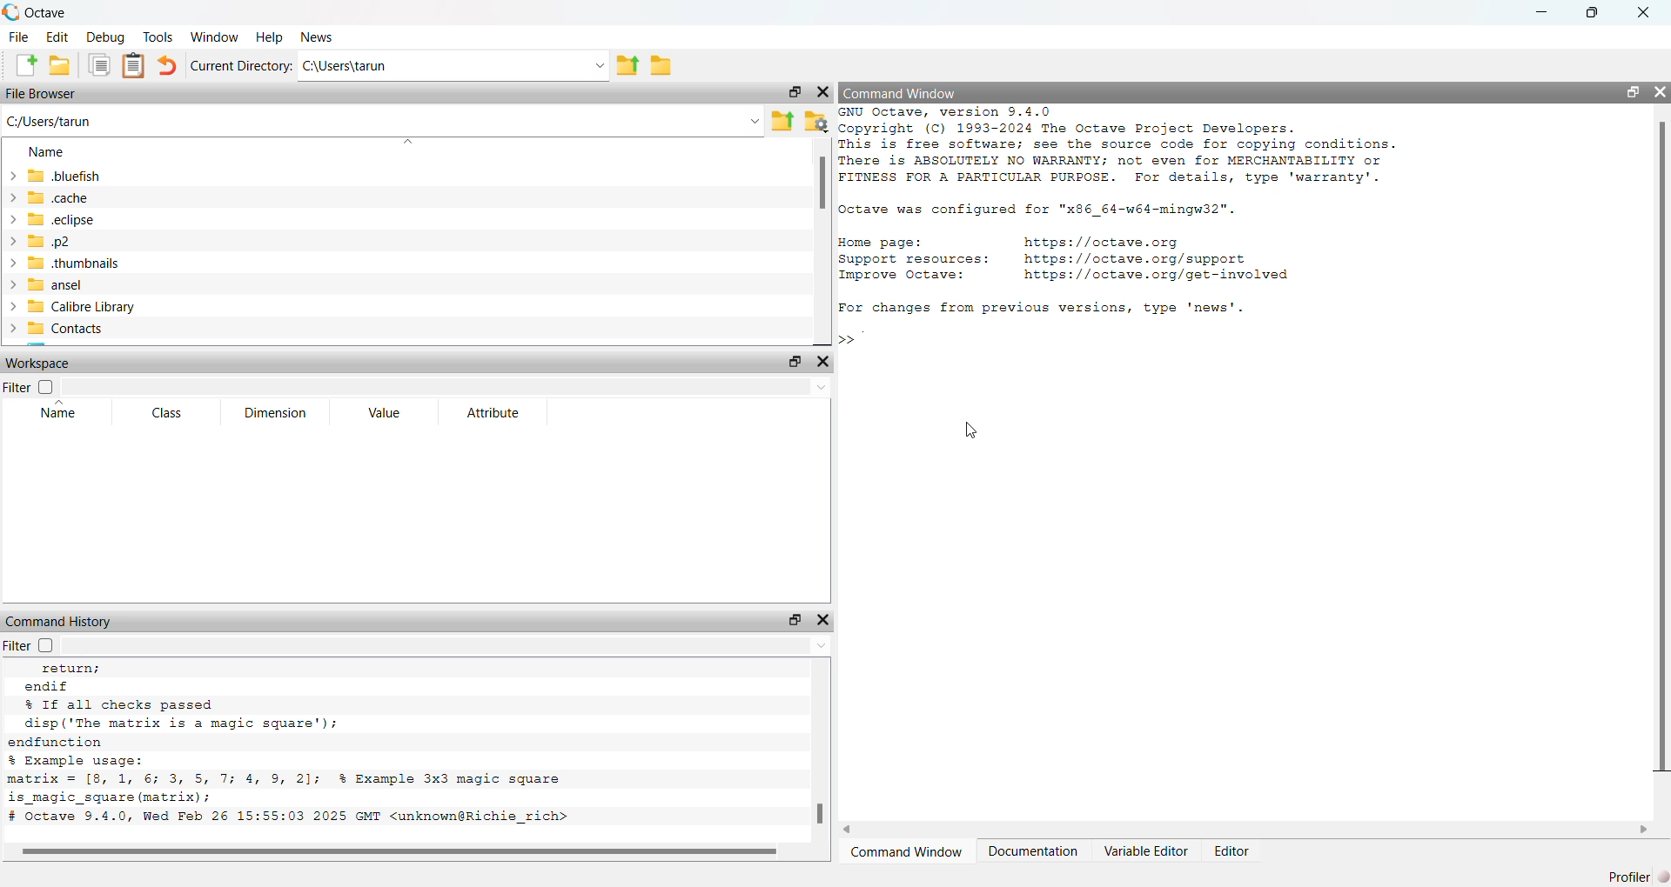  I want to click on Current Directory:, so click(240, 66).